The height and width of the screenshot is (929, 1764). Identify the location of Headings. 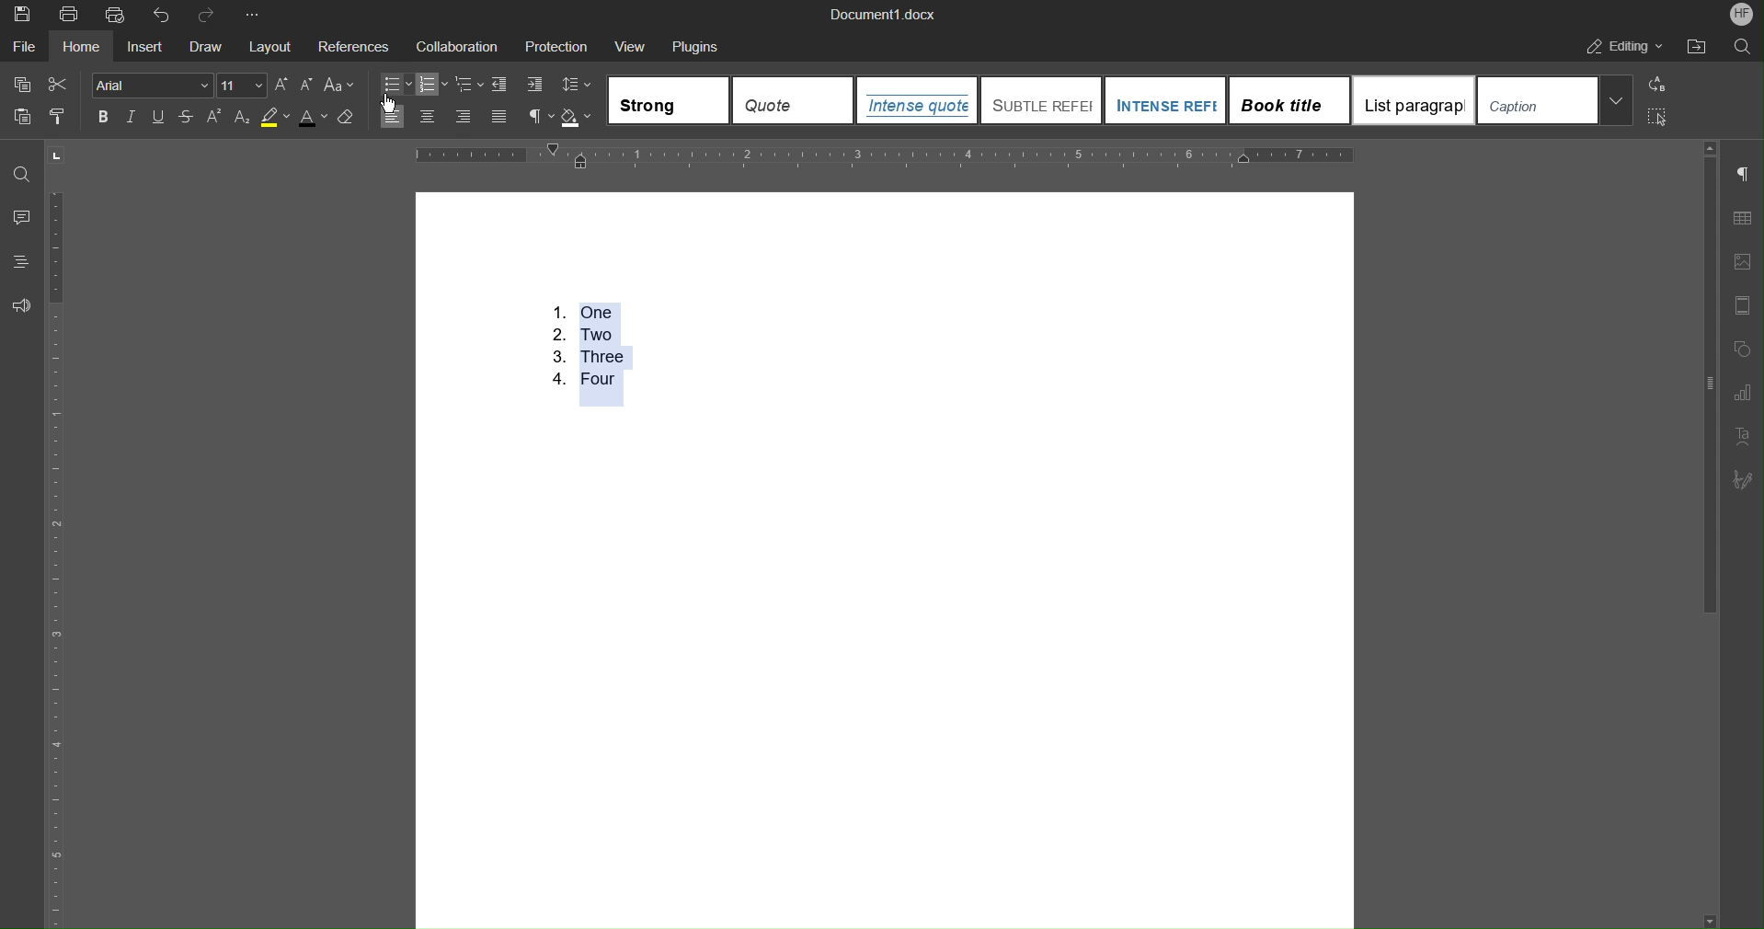
(20, 262).